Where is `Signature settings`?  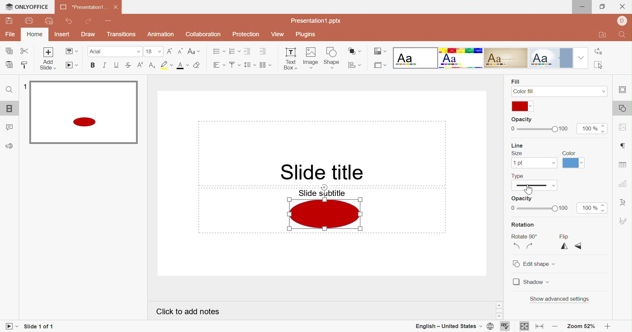 Signature settings is located at coordinates (623, 221).